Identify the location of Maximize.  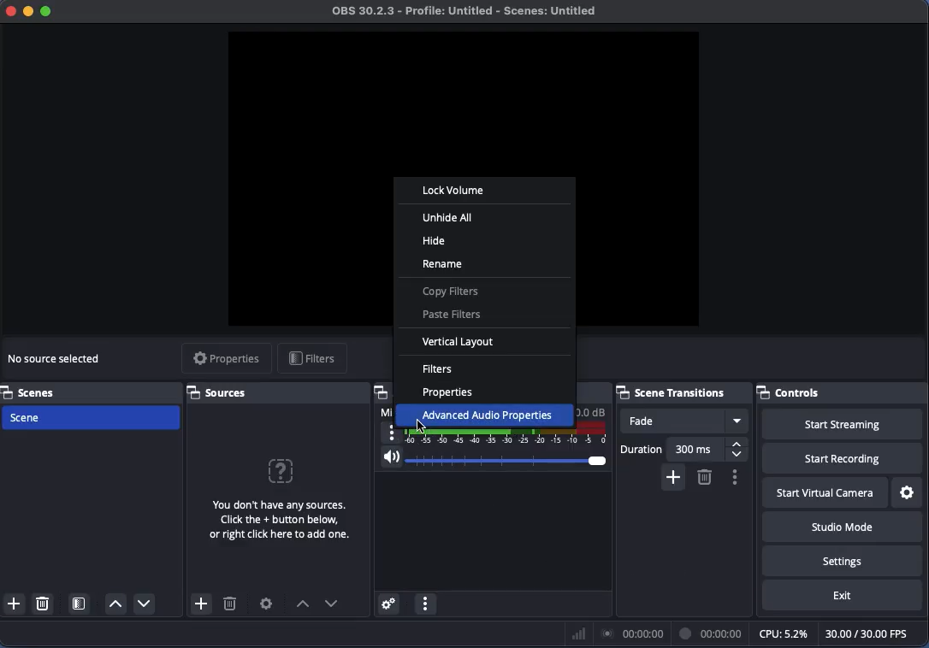
(48, 13).